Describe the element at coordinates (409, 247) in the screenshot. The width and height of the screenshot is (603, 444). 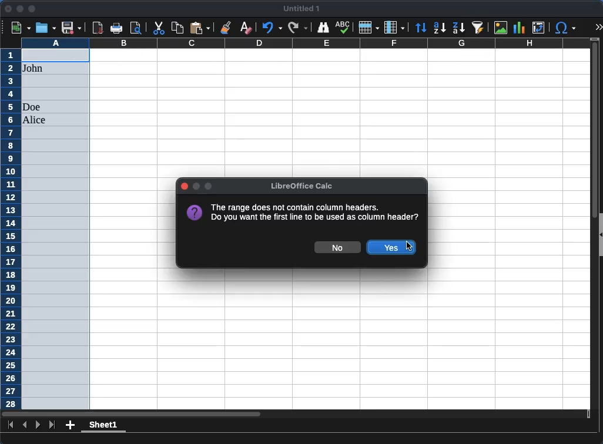
I see `cursor` at that location.